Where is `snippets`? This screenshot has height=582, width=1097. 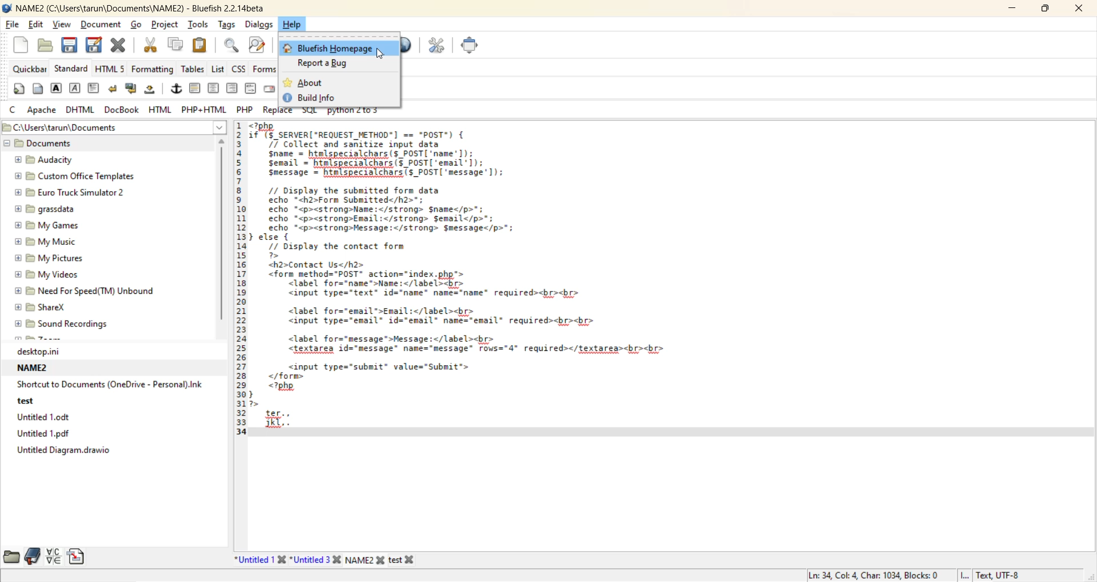 snippets is located at coordinates (76, 556).